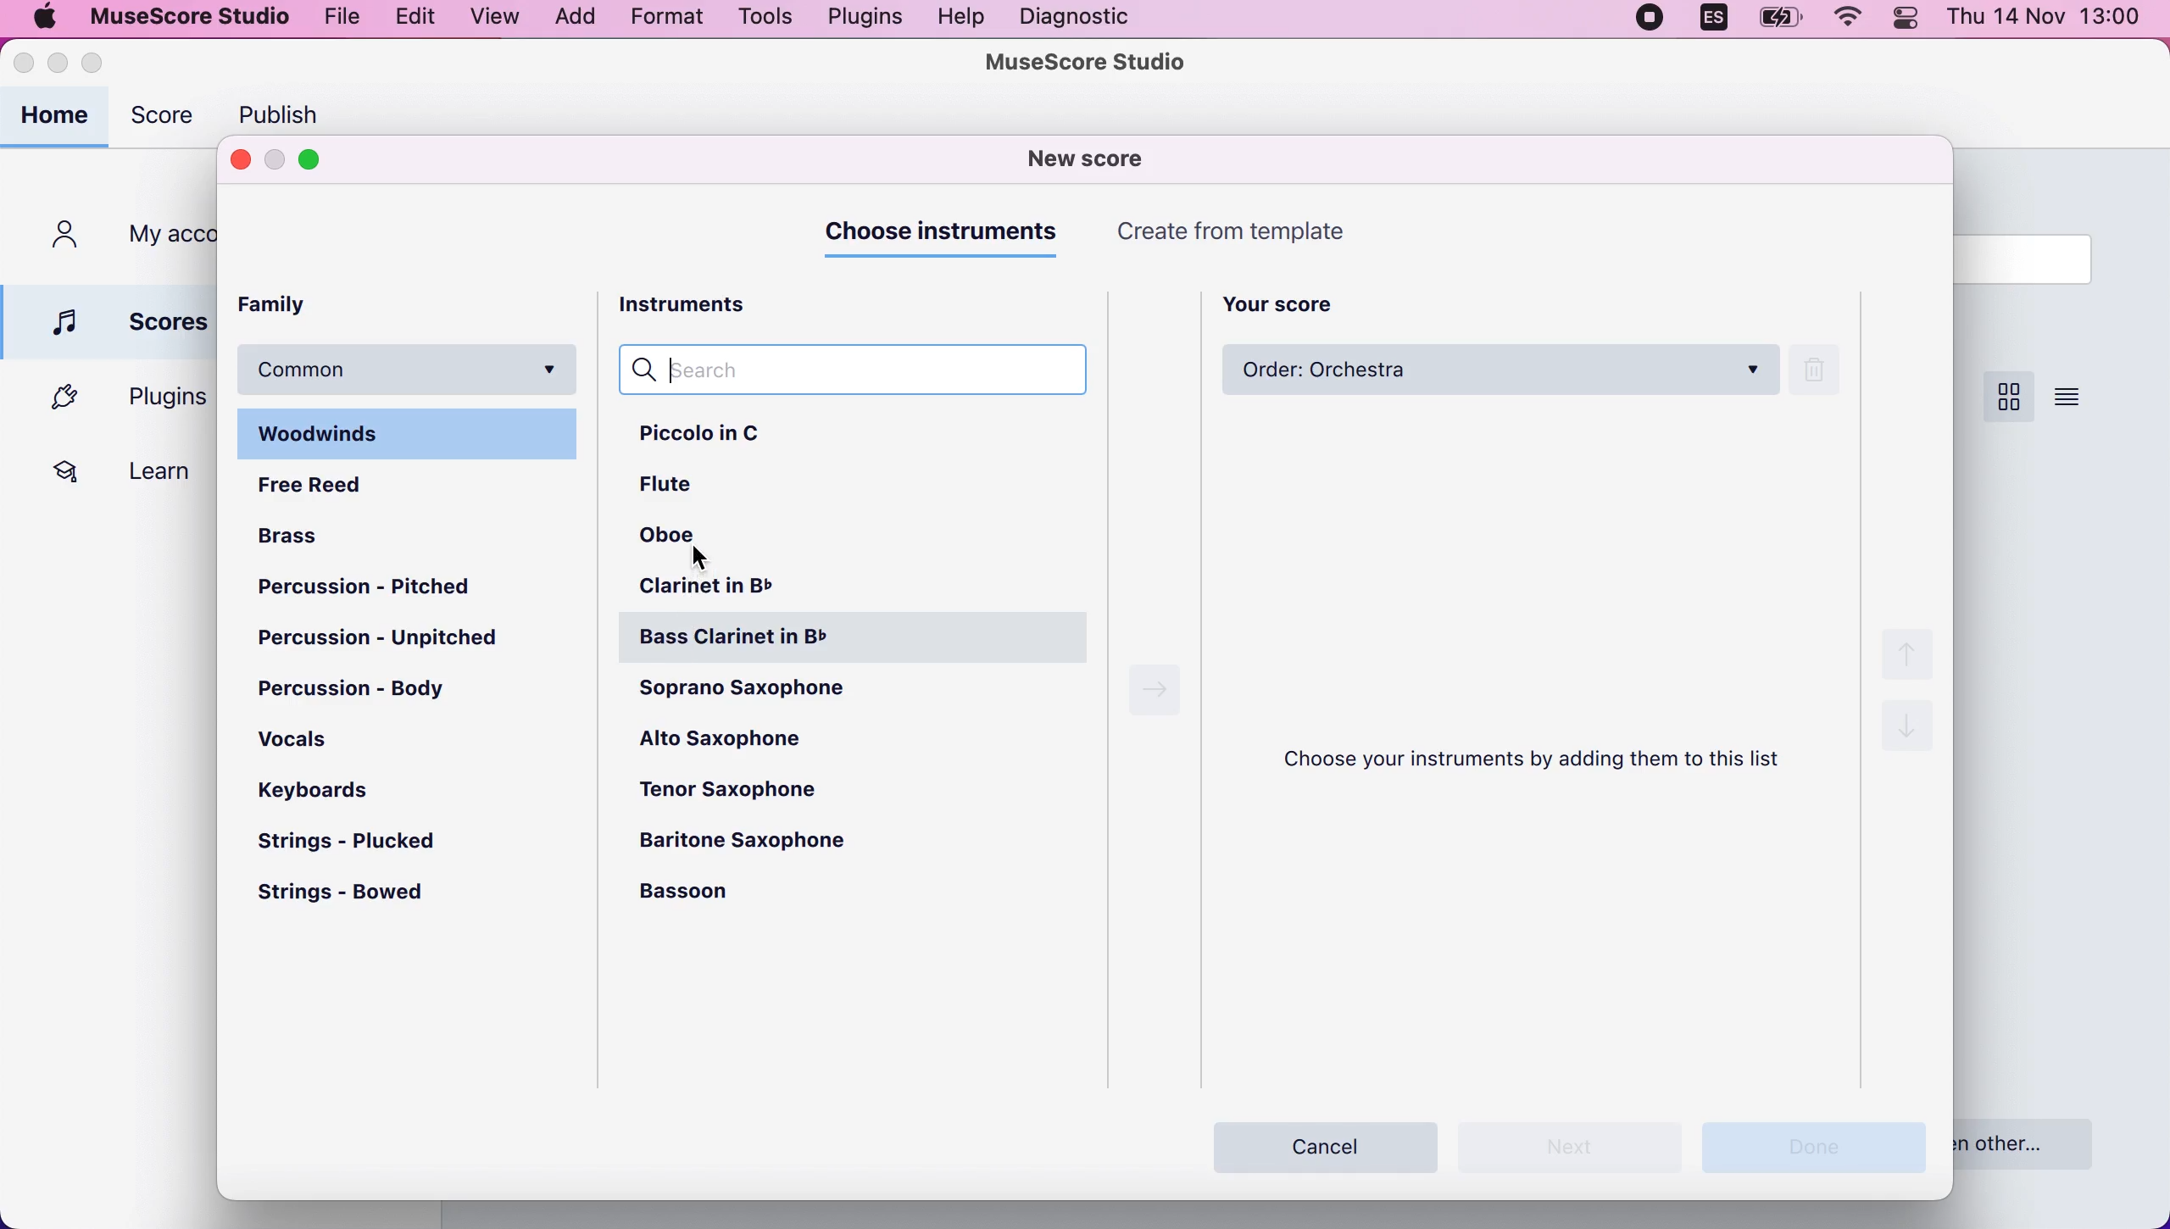 The width and height of the screenshot is (2170, 1229). I want to click on instruments, so click(703, 307).